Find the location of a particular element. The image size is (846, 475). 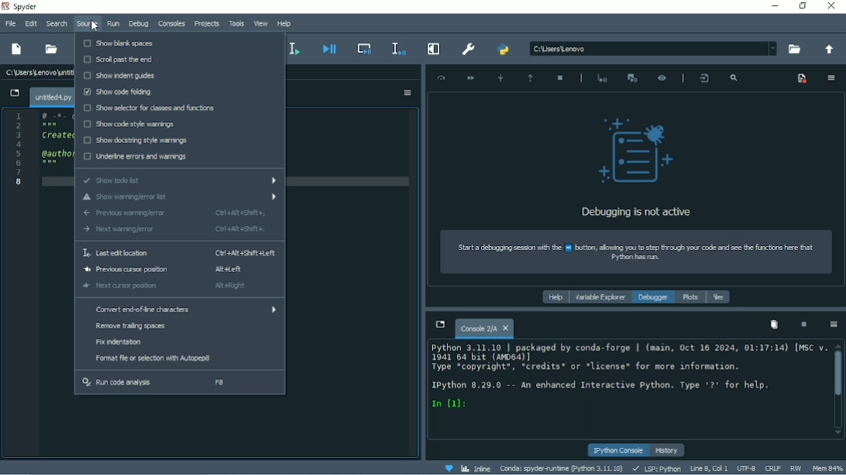

File name tab is located at coordinates (50, 97).